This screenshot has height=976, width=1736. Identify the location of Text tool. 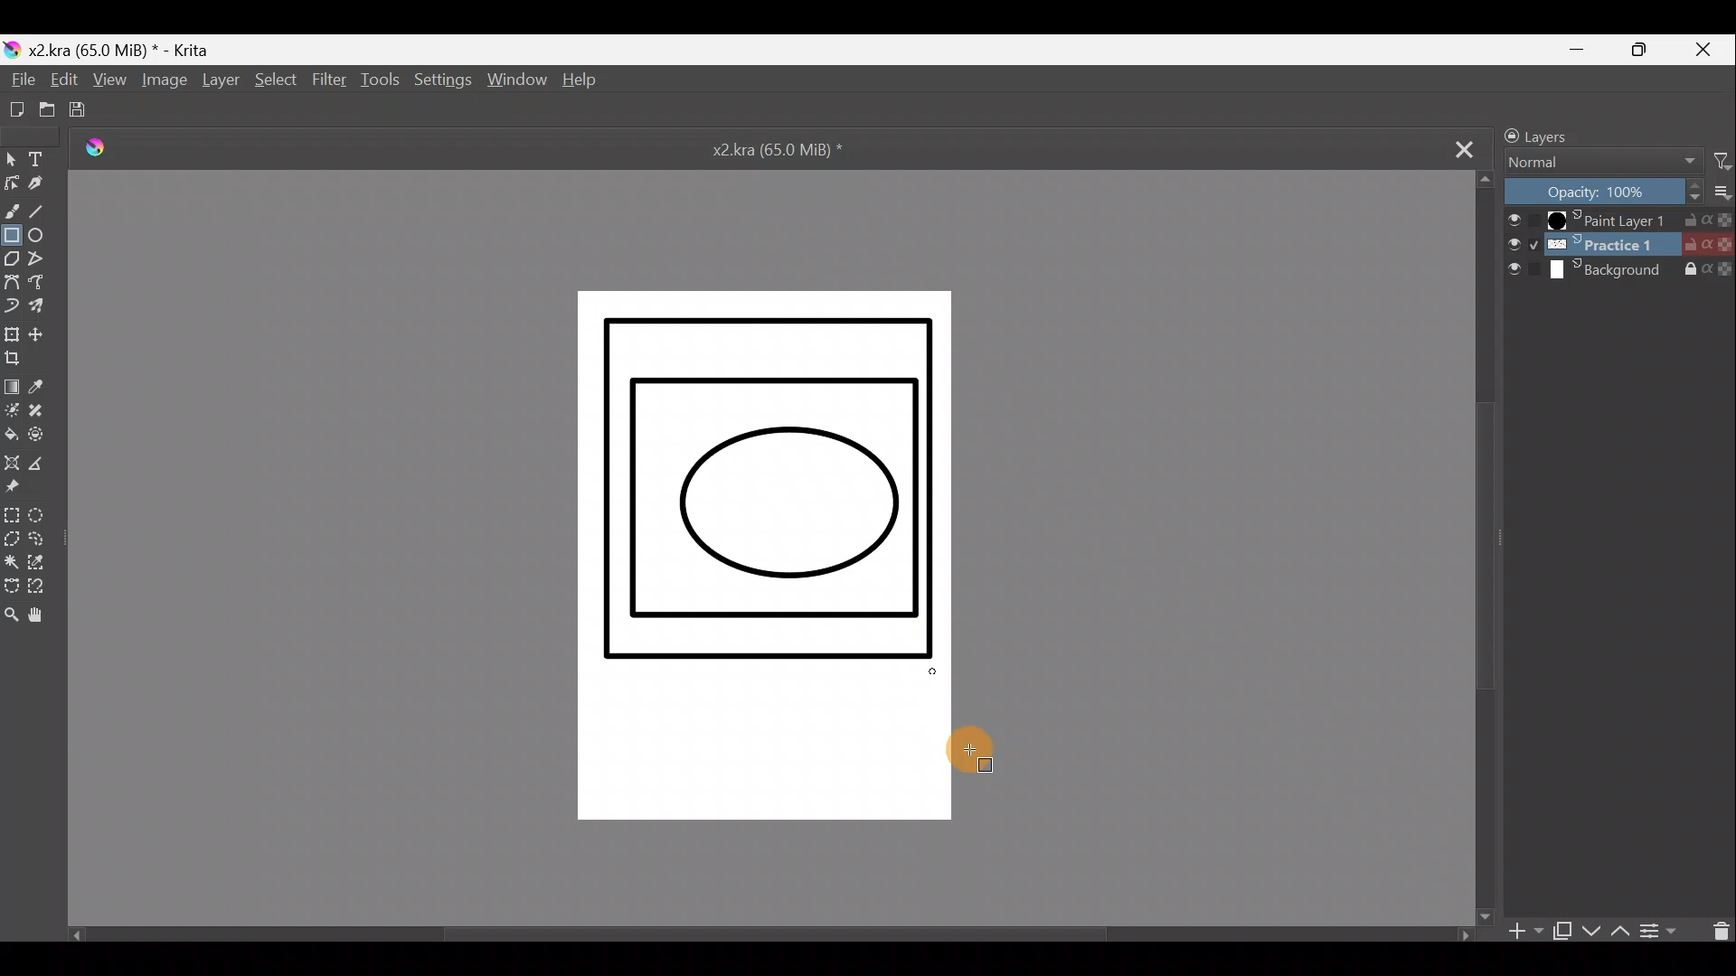
(35, 157).